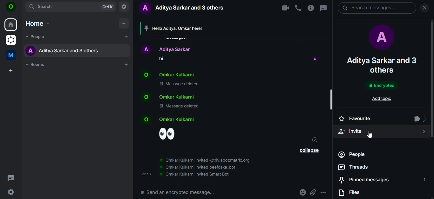 The height and width of the screenshot is (199, 434). Describe the element at coordinates (185, 8) in the screenshot. I see `aditya sarkar and 3 others` at that location.